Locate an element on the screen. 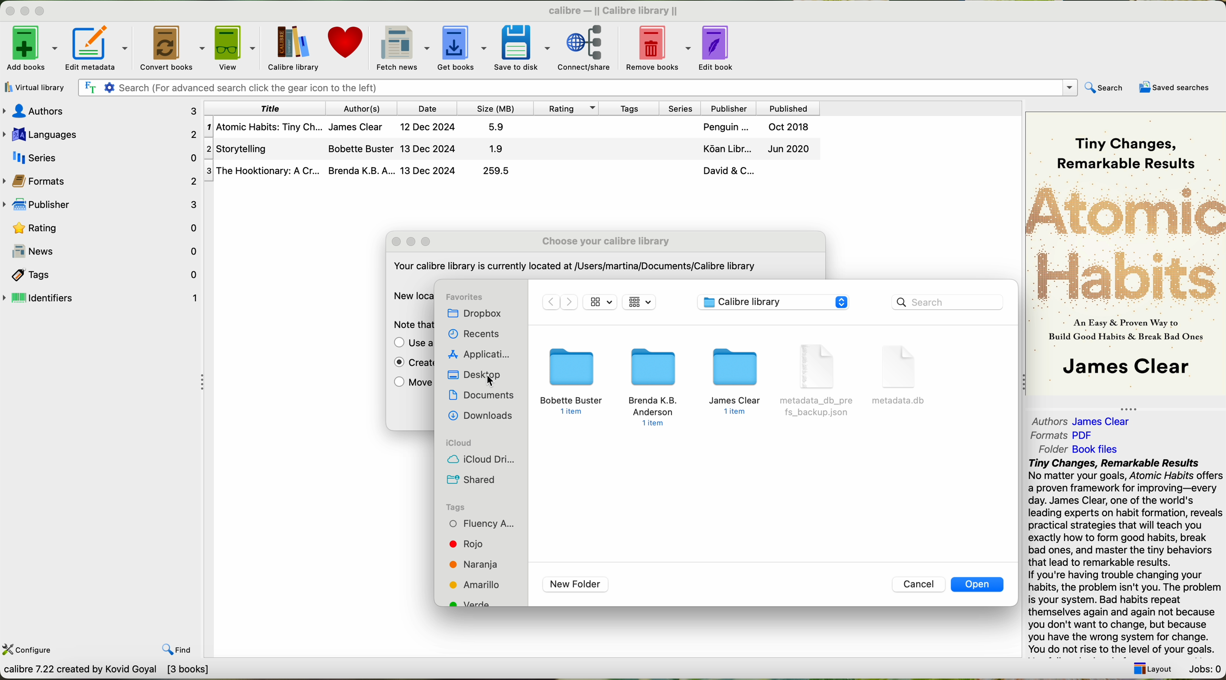 This screenshot has height=680, width=1226. folder is located at coordinates (737, 383).